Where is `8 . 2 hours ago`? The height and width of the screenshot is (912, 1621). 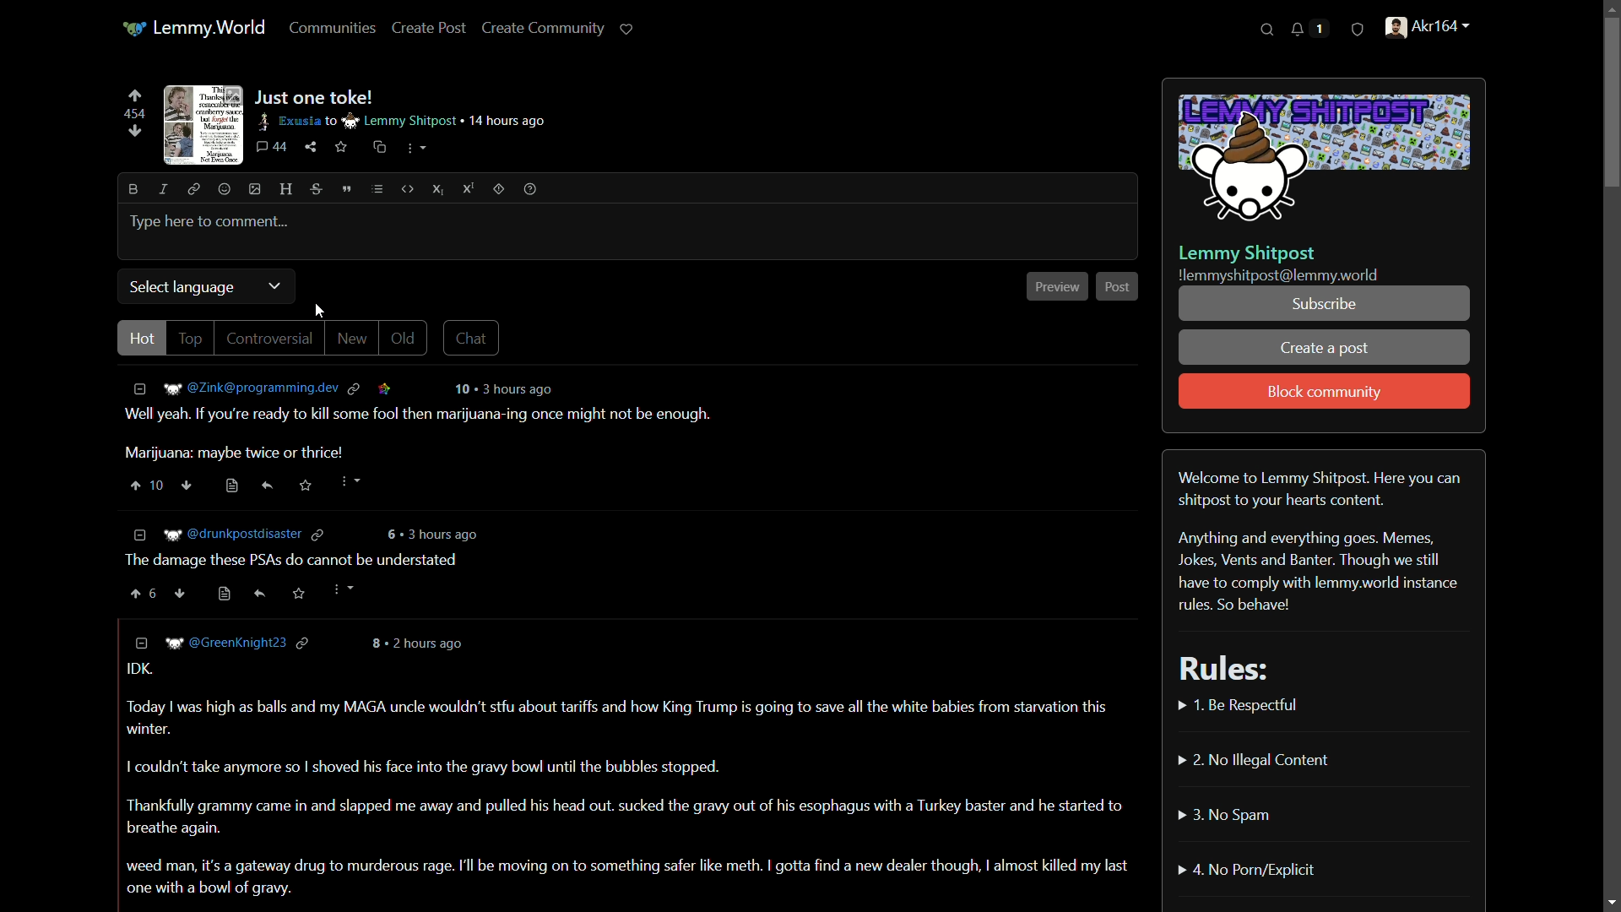 8 . 2 hours ago is located at coordinates (417, 643).